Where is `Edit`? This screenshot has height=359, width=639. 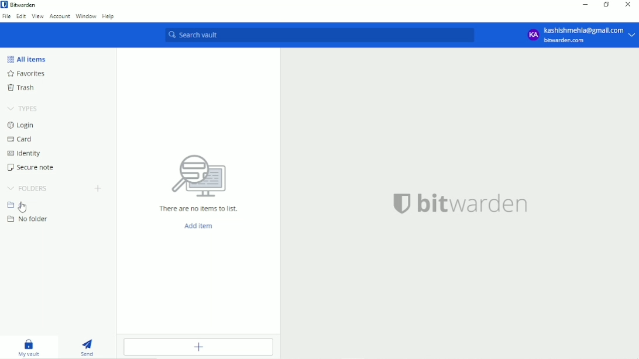
Edit is located at coordinates (22, 16).